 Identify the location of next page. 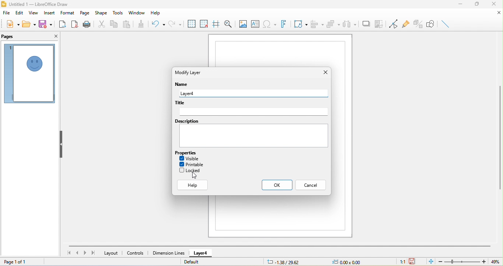
(85, 253).